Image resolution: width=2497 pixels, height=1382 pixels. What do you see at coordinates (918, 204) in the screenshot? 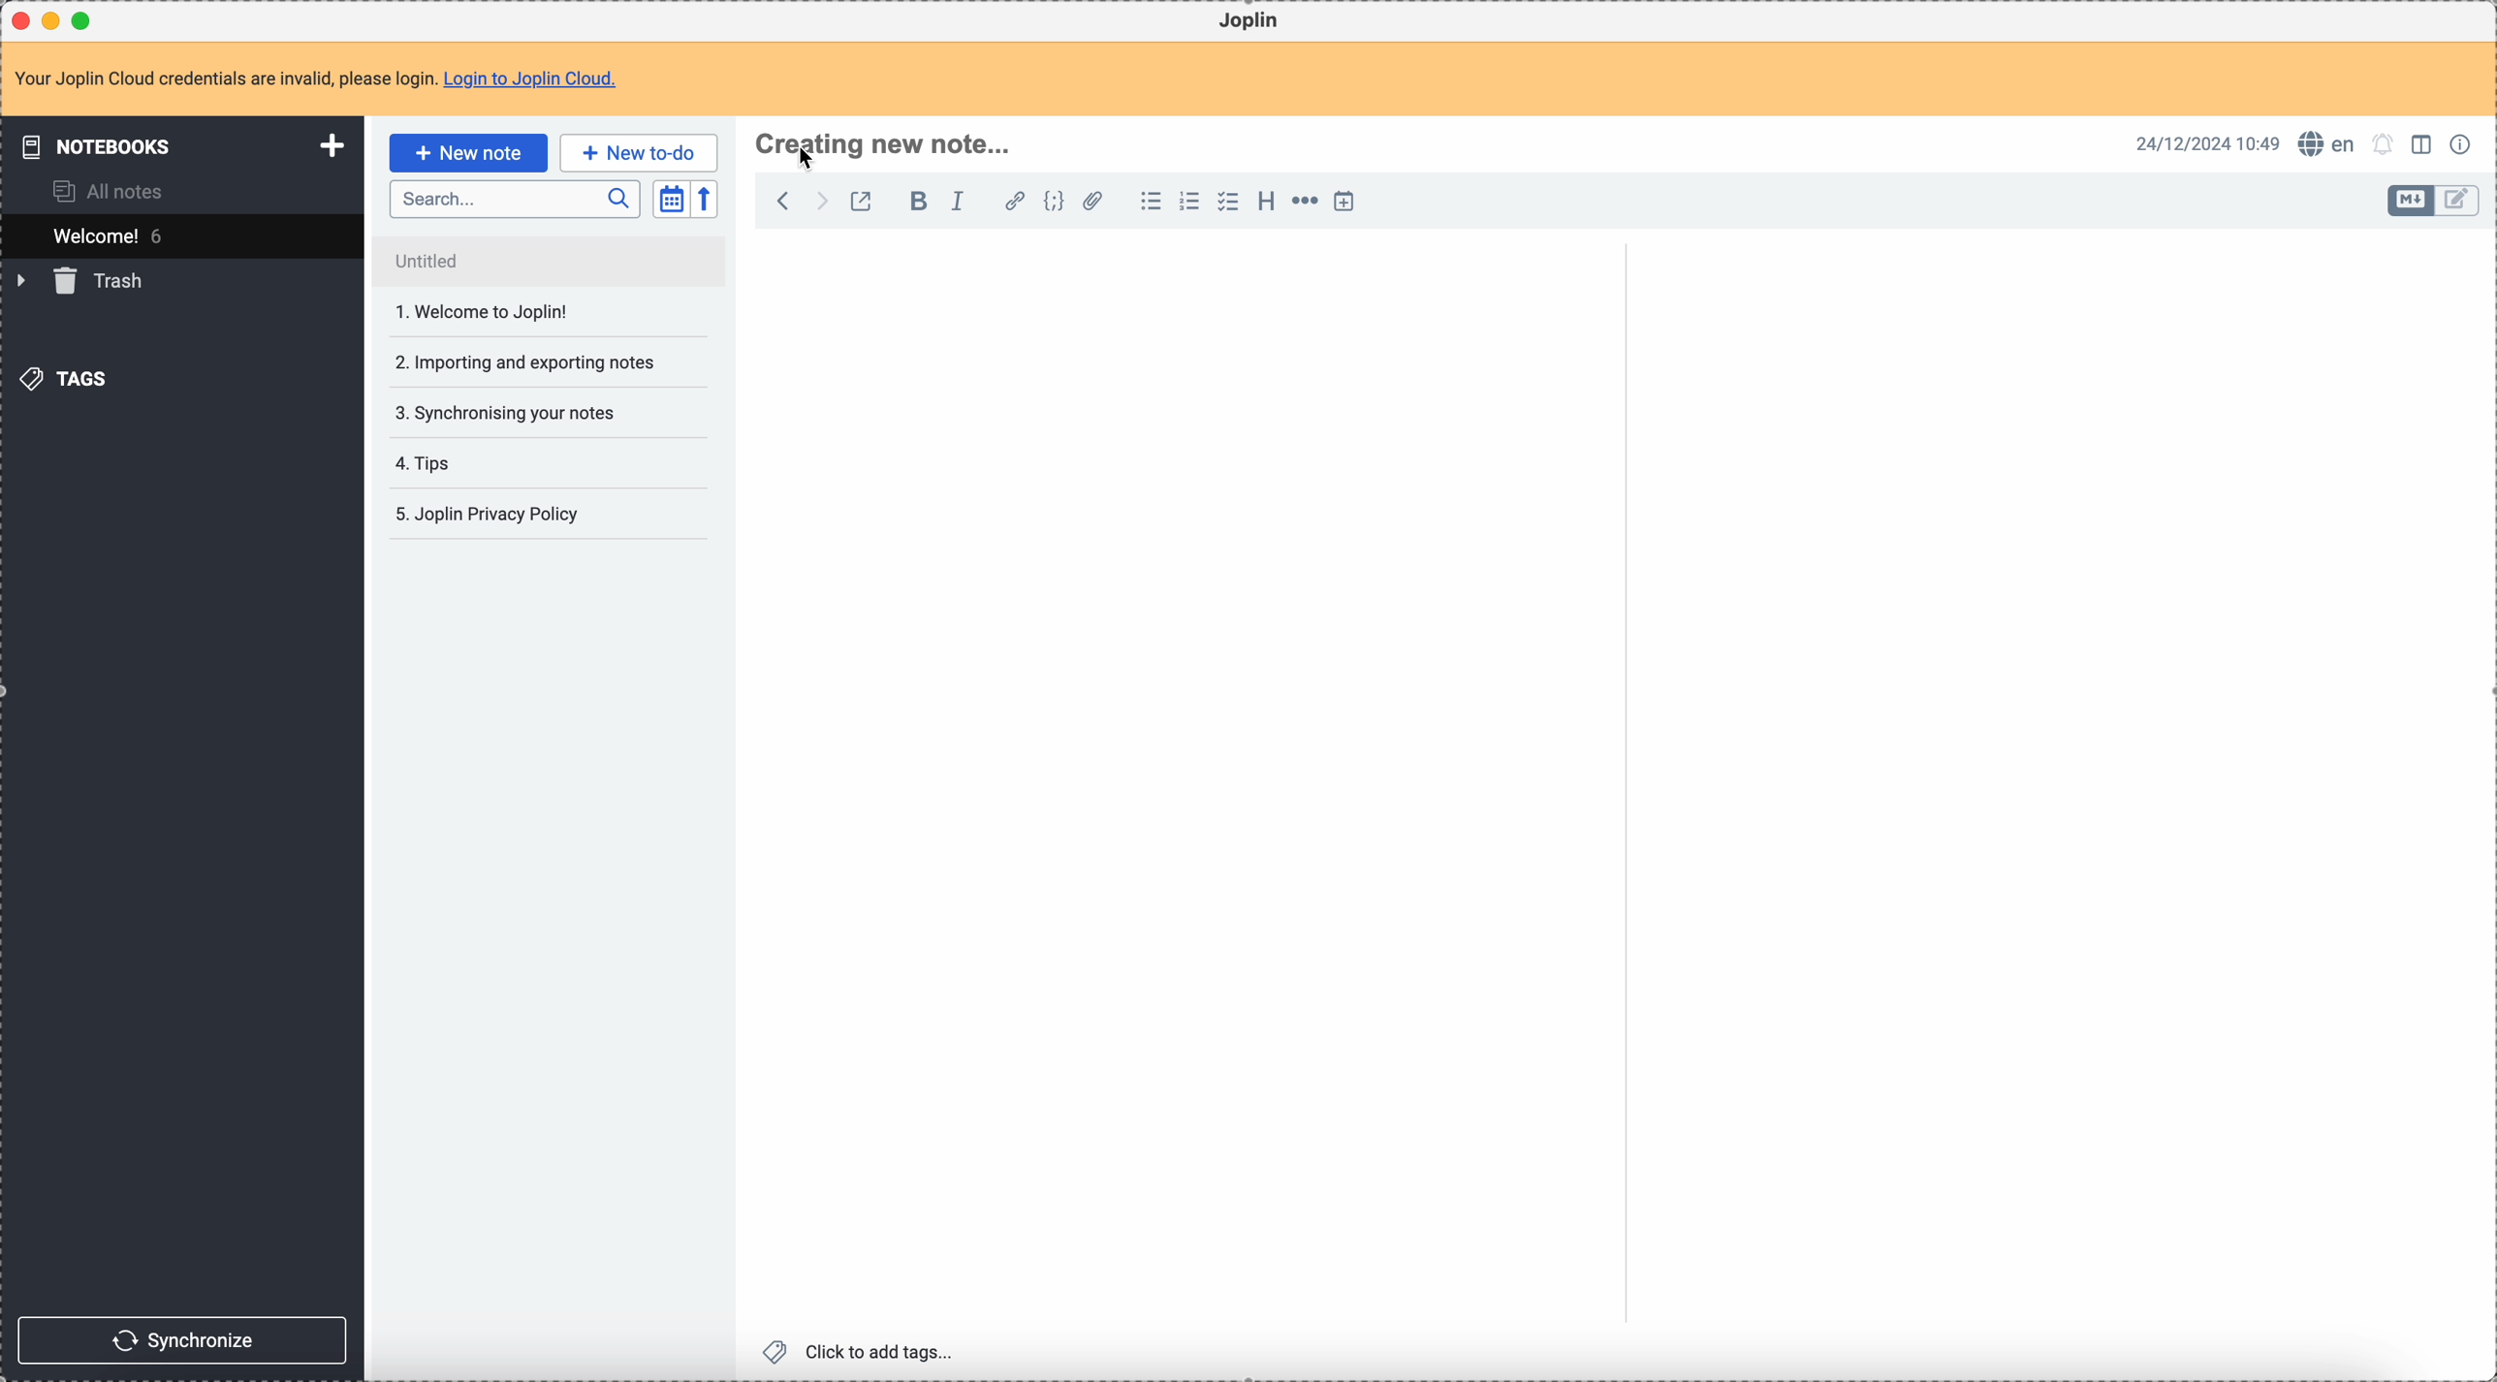
I see `bold` at bounding box center [918, 204].